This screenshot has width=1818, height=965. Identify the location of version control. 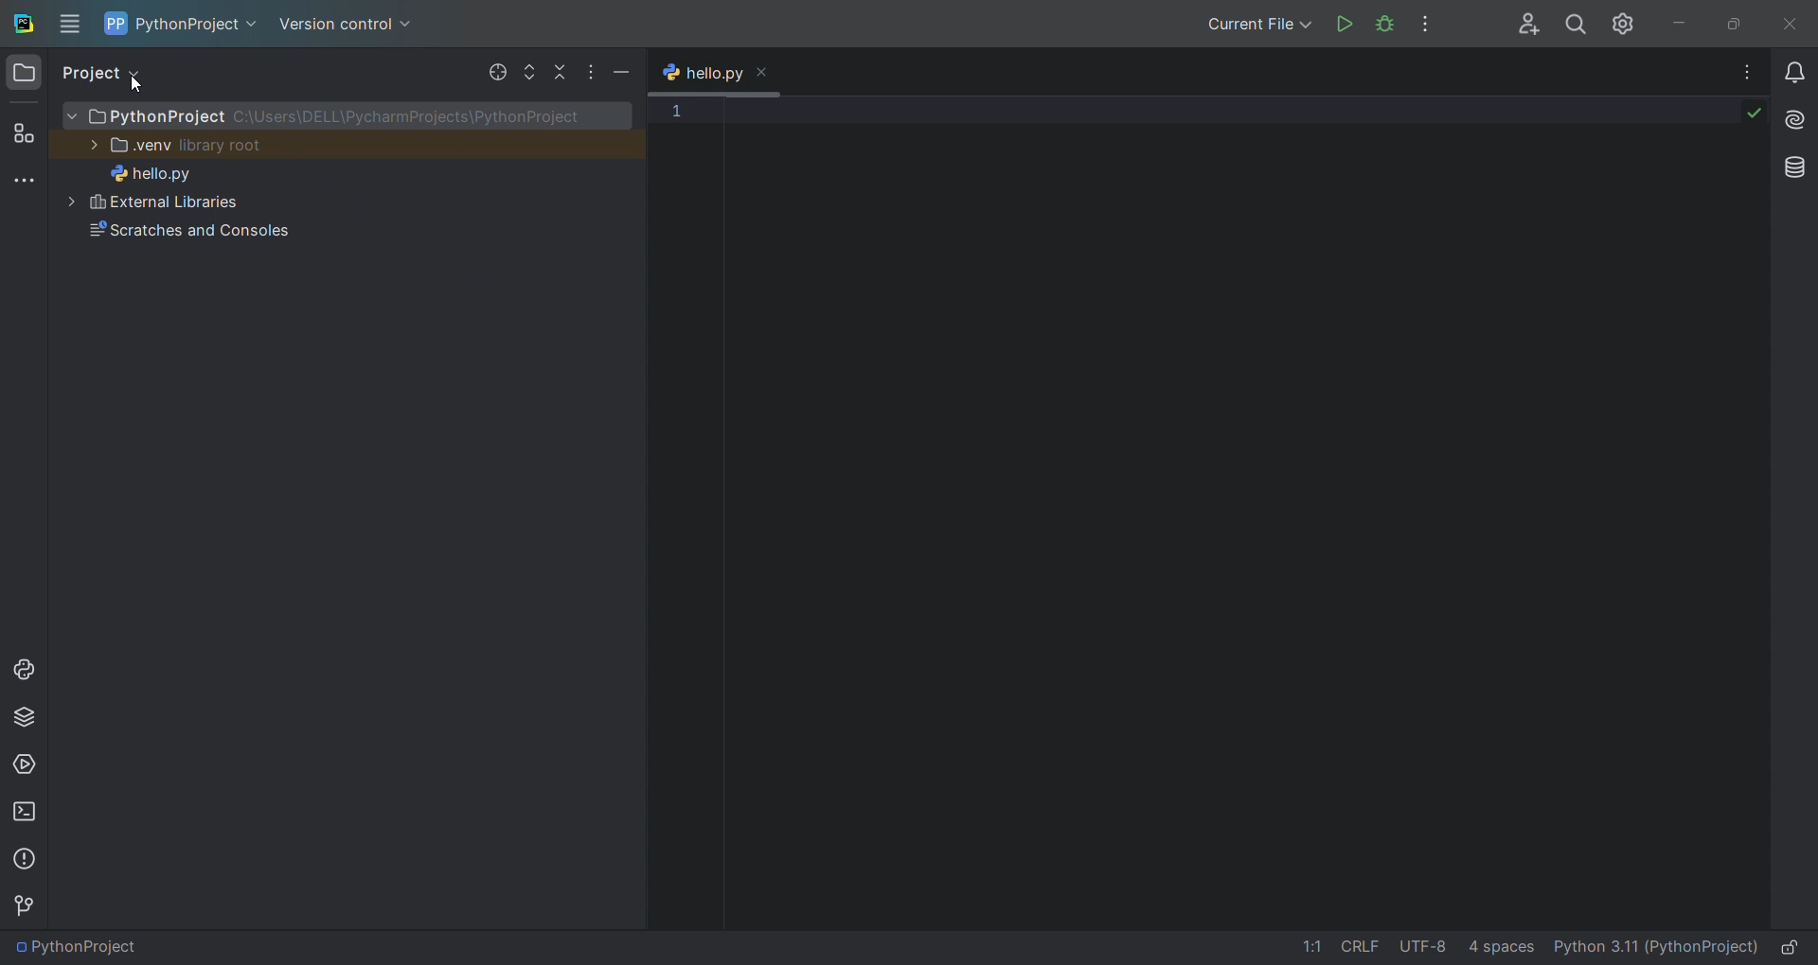
(352, 26).